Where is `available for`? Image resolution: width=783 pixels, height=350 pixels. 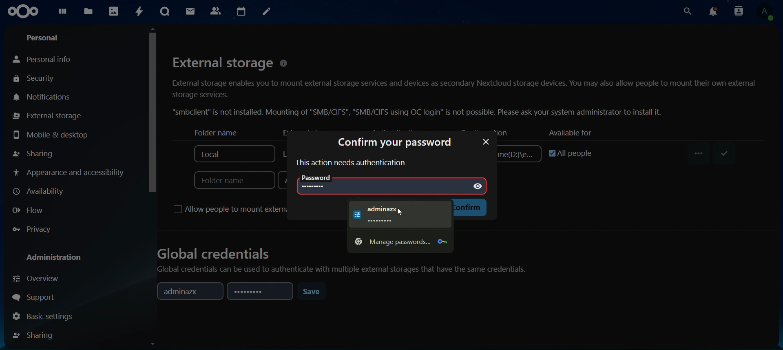 available for is located at coordinates (568, 133).